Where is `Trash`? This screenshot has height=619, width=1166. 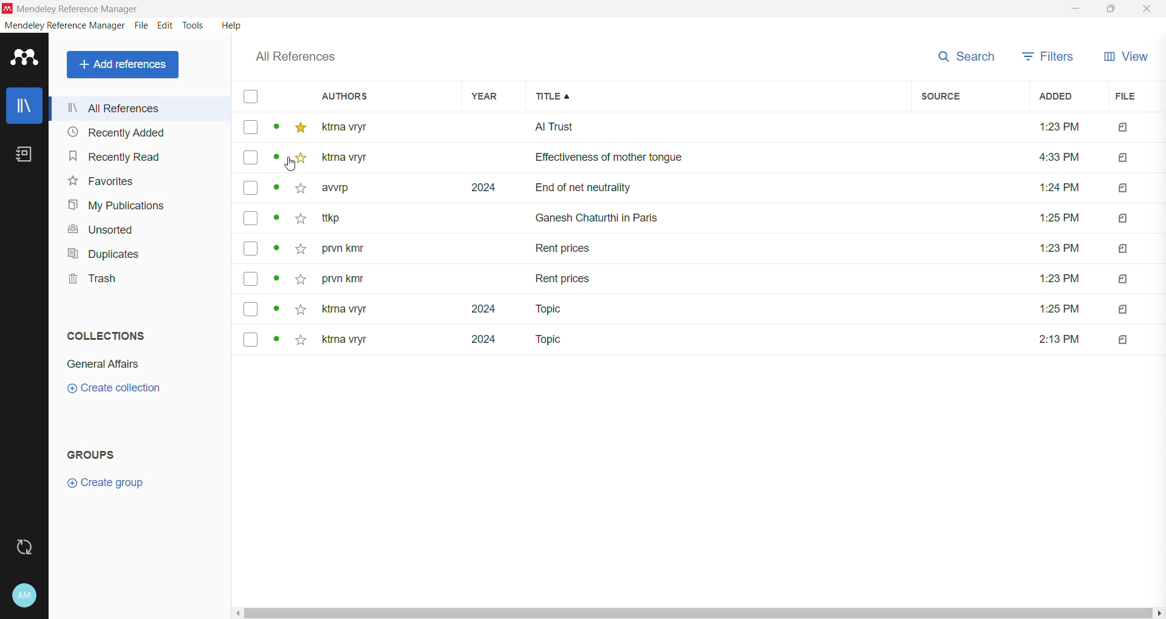 Trash is located at coordinates (90, 279).